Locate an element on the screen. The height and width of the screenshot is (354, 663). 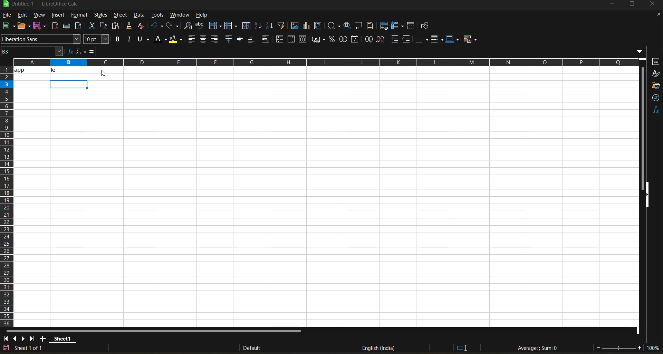
zoom factor is located at coordinates (654, 348).